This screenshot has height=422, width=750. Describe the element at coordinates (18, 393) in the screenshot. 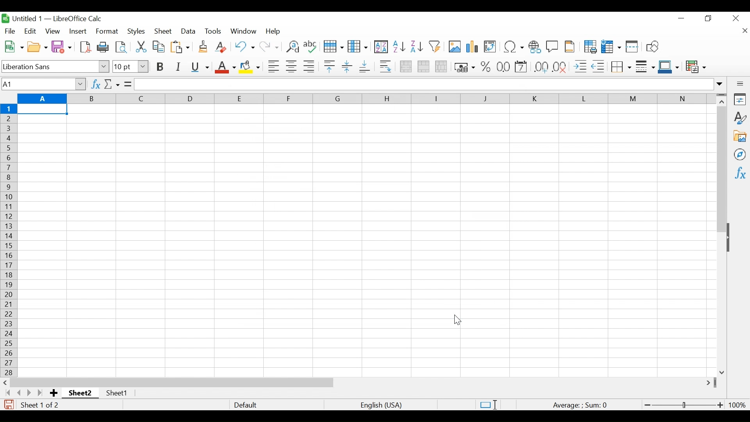

I see `Scroll to the previous sheet` at that location.